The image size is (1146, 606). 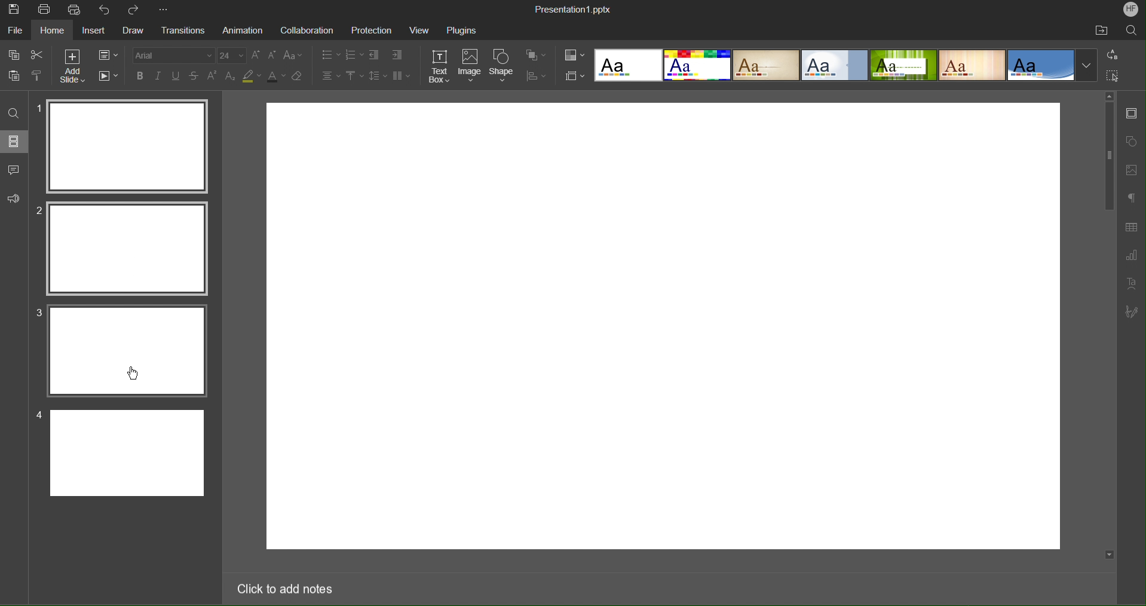 What do you see at coordinates (277, 78) in the screenshot?
I see `font color` at bounding box center [277, 78].